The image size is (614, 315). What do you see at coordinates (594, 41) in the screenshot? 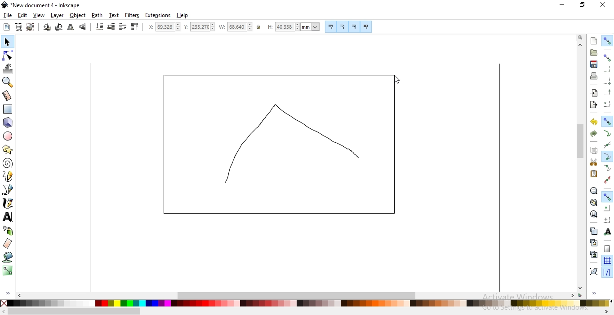
I see `create a document` at bounding box center [594, 41].